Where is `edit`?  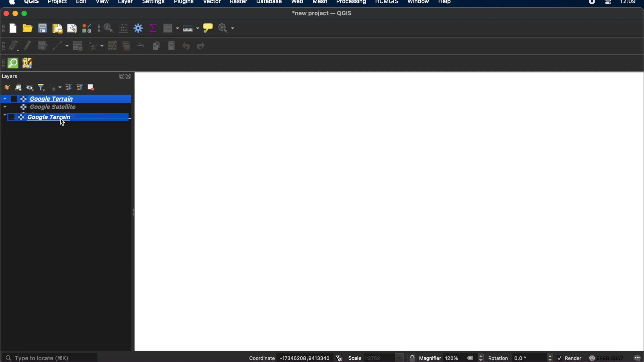 edit is located at coordinates (81, 3).